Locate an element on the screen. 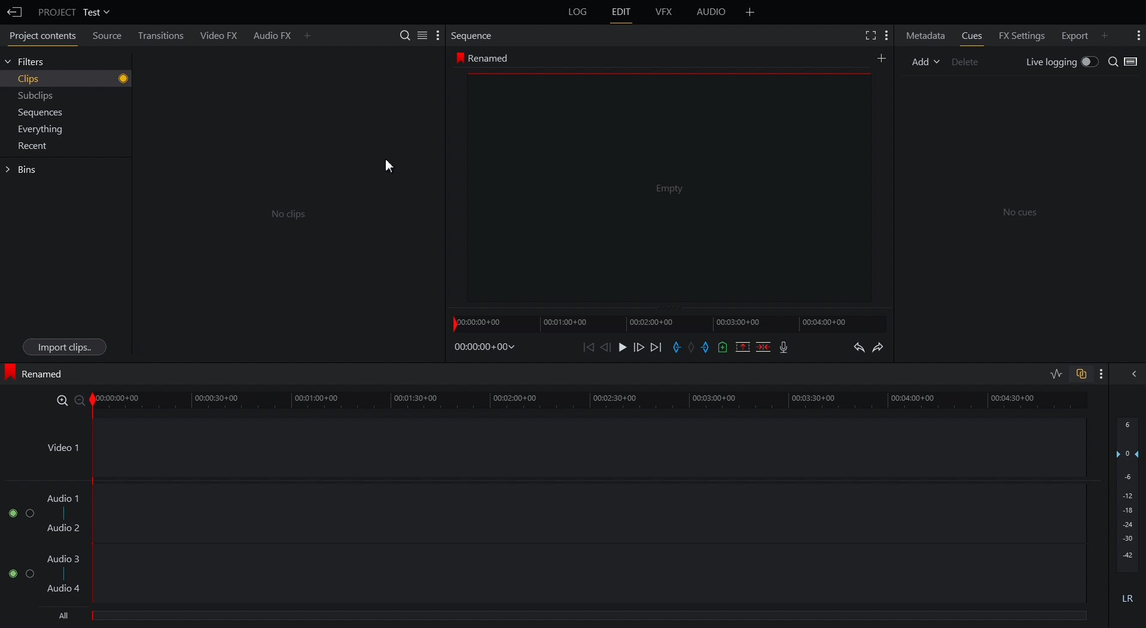 The image size is (1146, 628). Search is located at coordinates (1114, 61).